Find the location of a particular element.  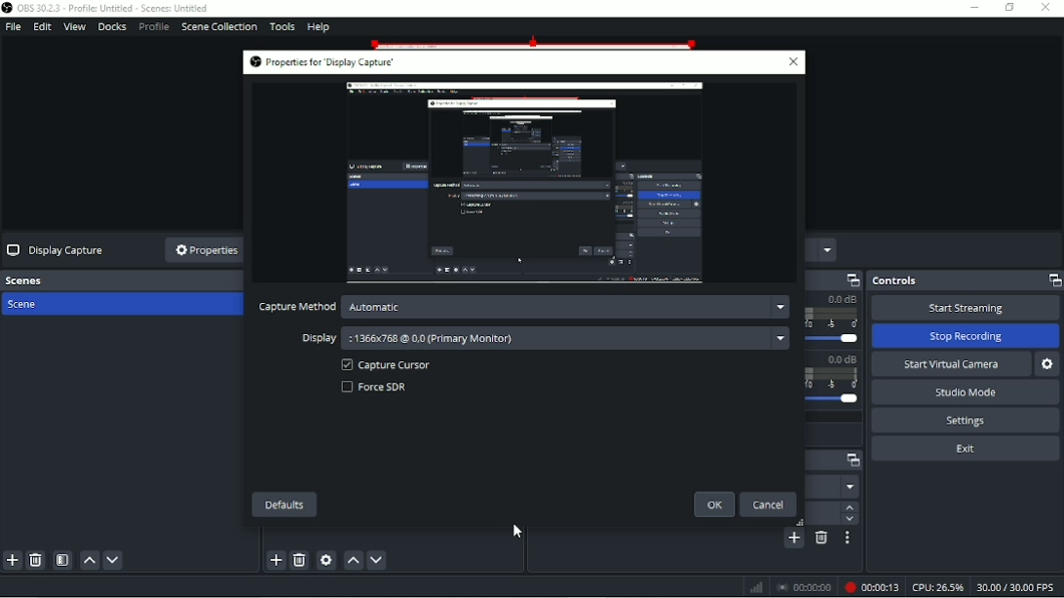

Down arrow is located at coordinates (842, 520).